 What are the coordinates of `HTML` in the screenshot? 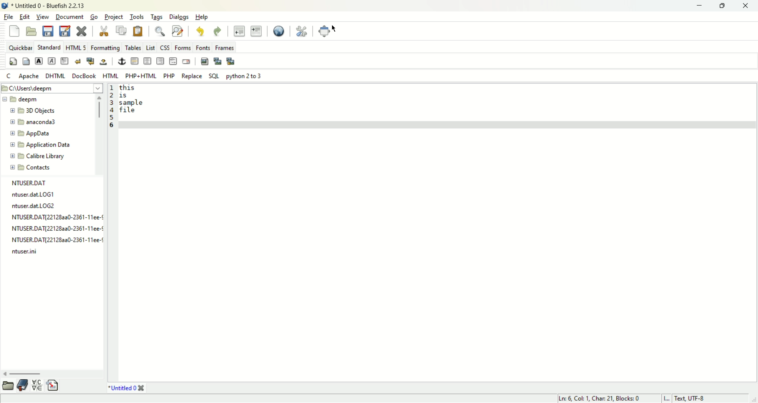 It's located at (111, 76).